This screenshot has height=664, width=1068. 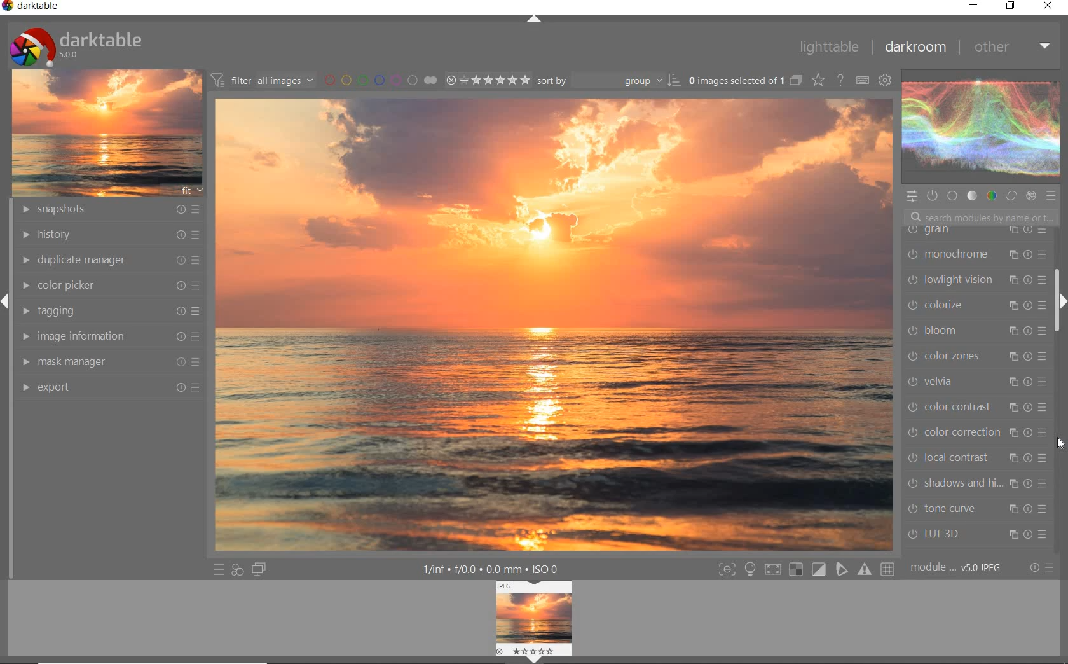 What do you see at coordinates (974, 234) in the screenshot?
I see `grain` at bounding box center [974, 234].